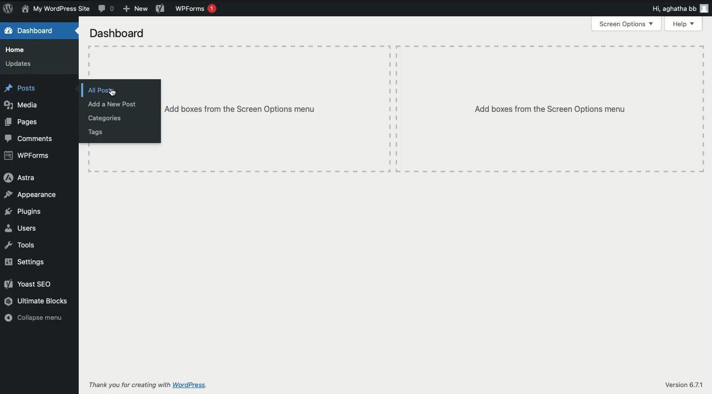  What do you see at coordinates (150, 386) in the screenshot?
I see `Thank you for creating with WordPress` at bounding box center [150, 386].